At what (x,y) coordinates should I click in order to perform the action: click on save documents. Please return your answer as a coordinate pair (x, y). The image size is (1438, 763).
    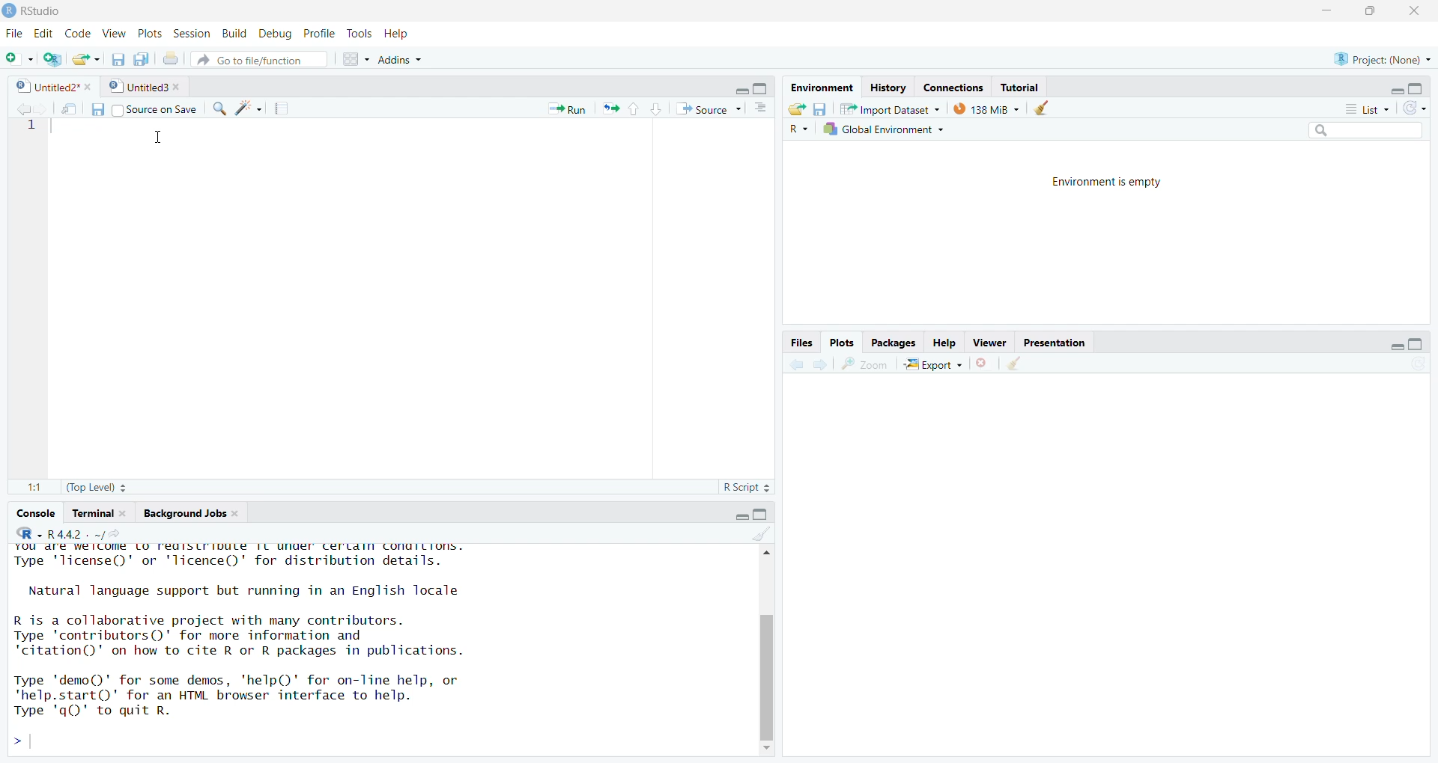
    Looking at the image, I should click on (142, 56).